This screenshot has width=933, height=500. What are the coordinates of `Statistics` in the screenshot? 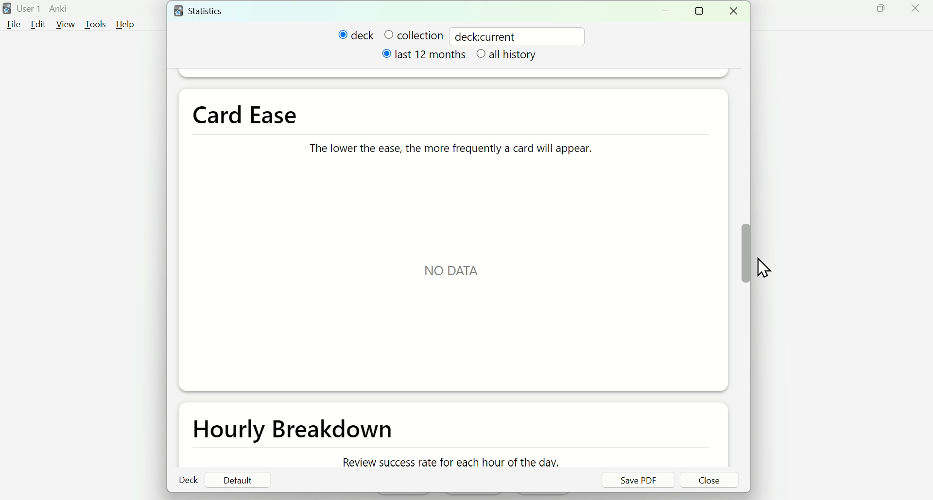 It's located at (209, 10).